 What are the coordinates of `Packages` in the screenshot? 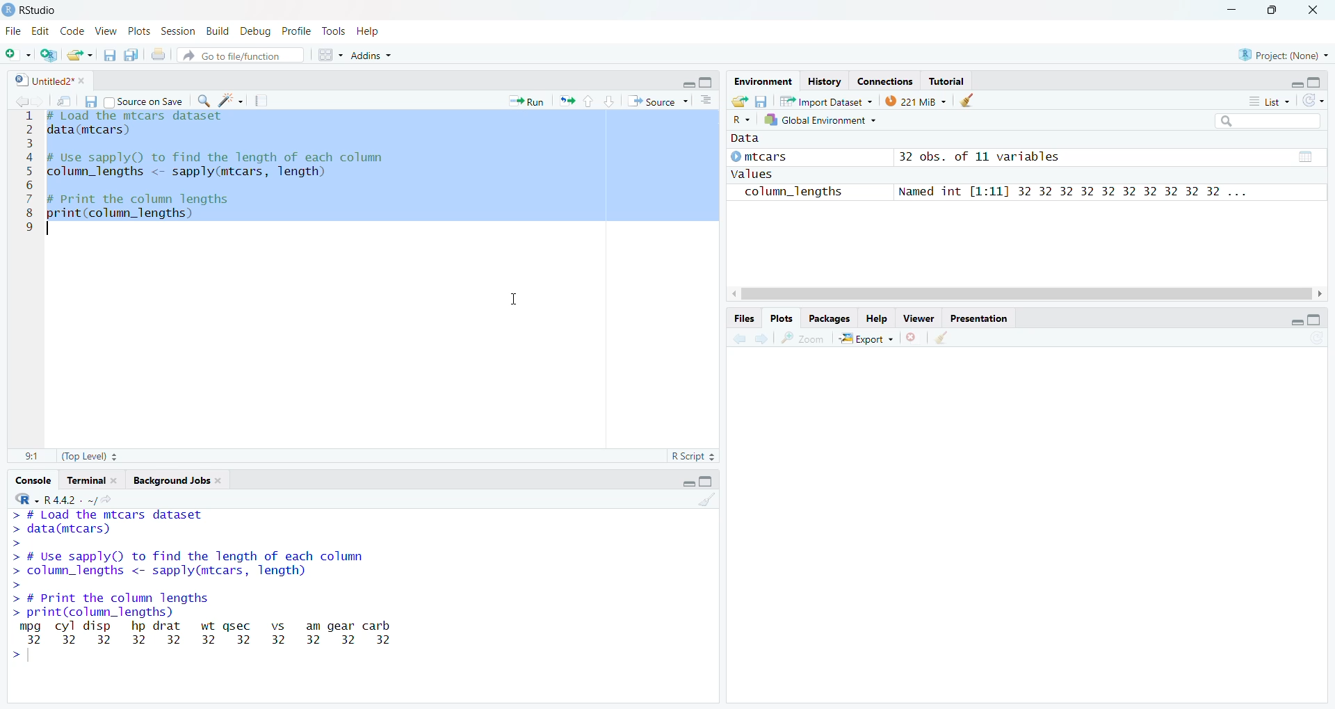 It's located at (829, 318).